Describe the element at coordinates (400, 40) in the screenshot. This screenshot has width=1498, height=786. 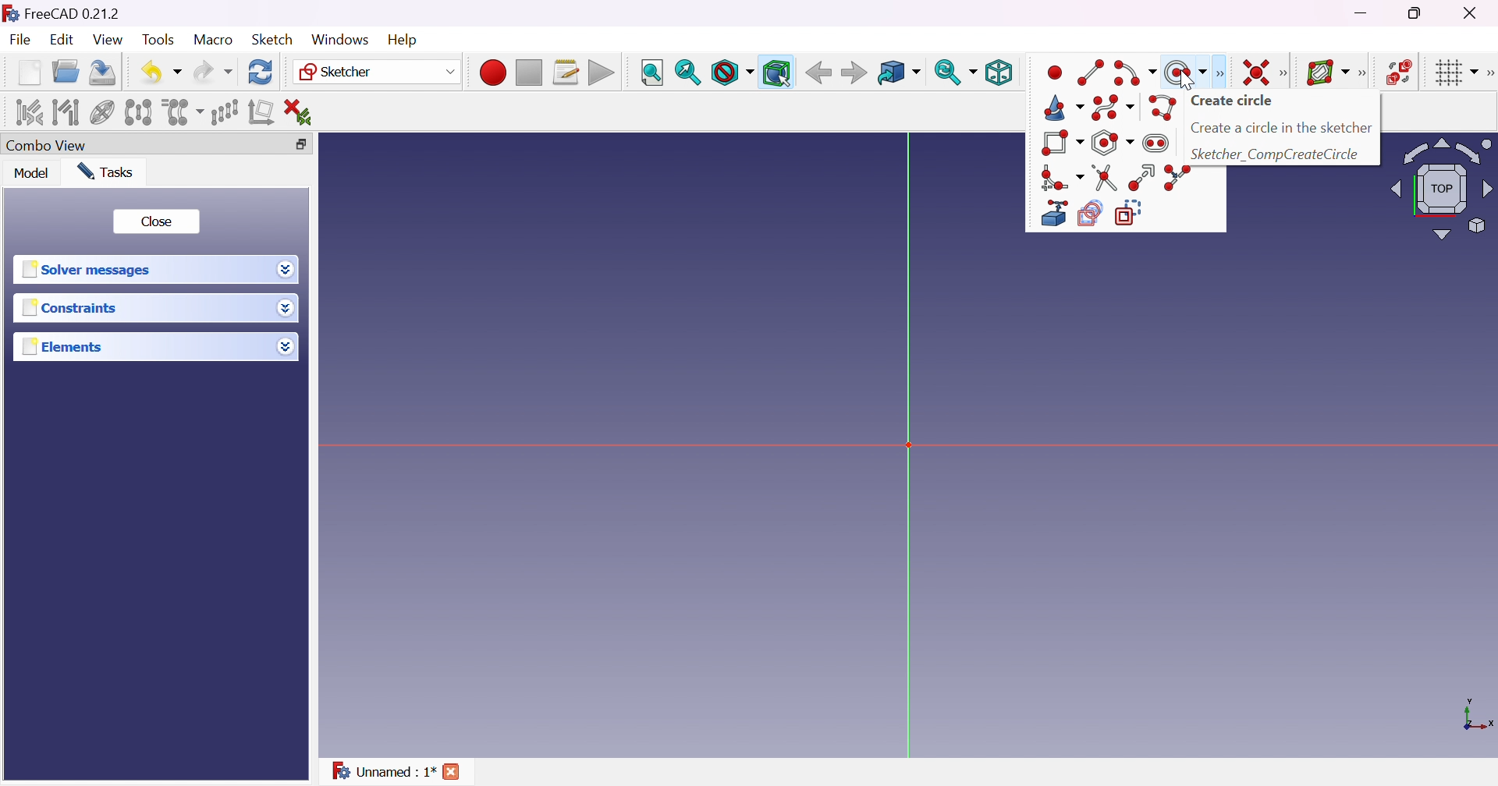
I see `Help` at that location.